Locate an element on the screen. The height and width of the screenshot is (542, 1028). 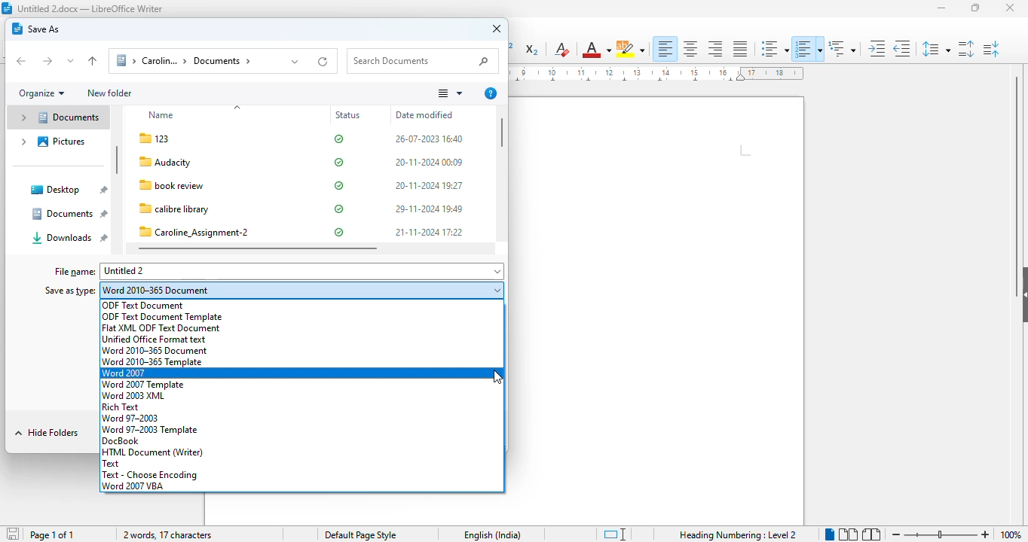
name is located at coordinates (164, 115).